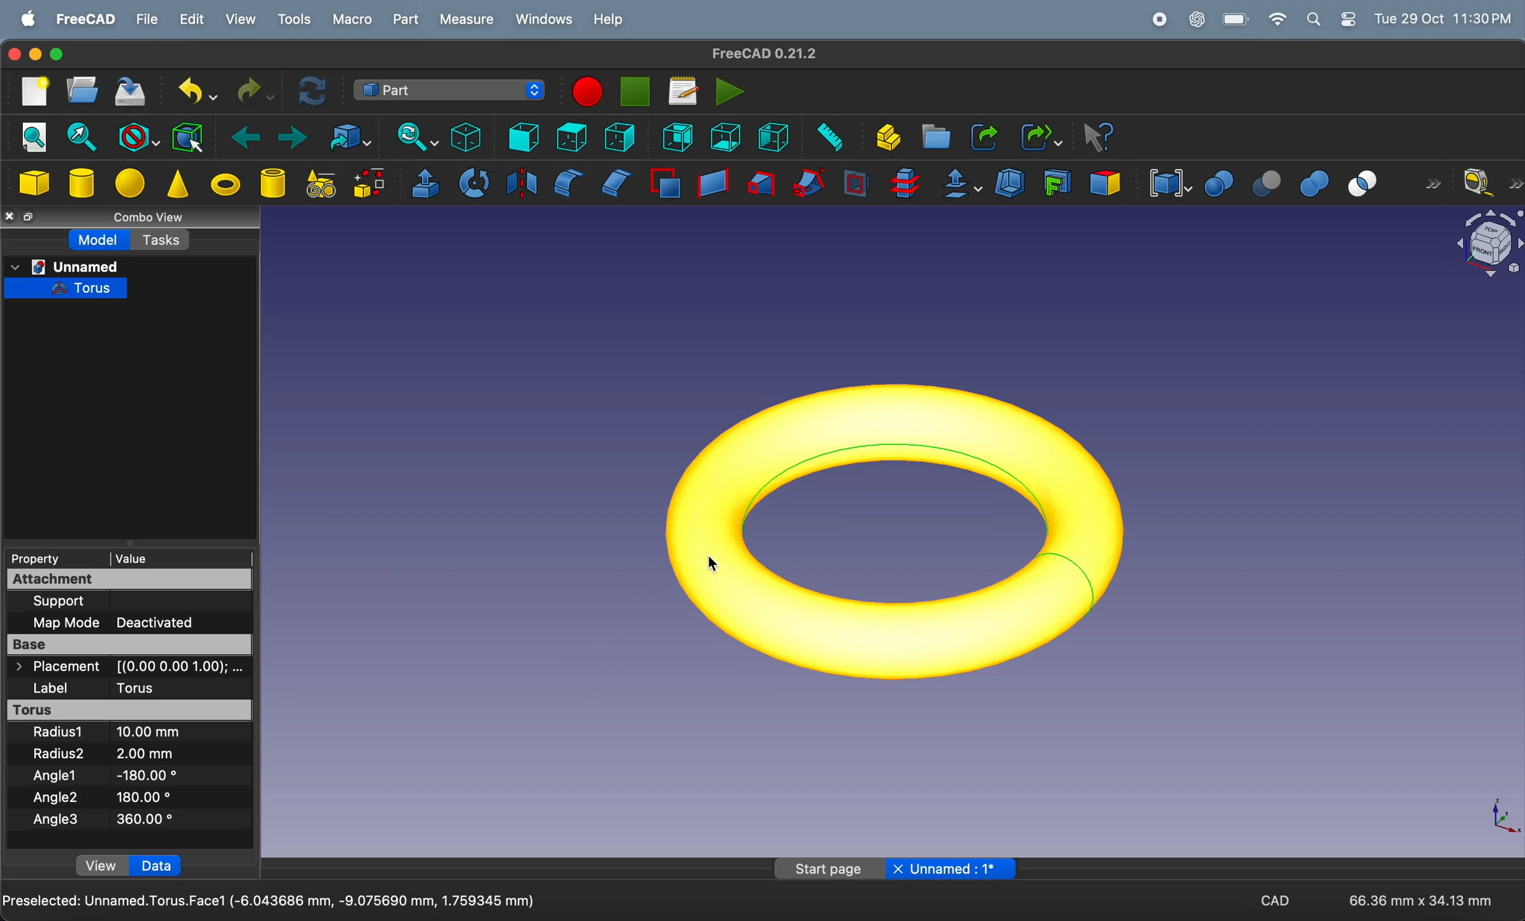 Image resolution: width=1525 pixels, height=921 pixels. What do you see at coordinates (1445, 17) in the screenshot?
I see `time and date` at bounding box center [1445, 17].